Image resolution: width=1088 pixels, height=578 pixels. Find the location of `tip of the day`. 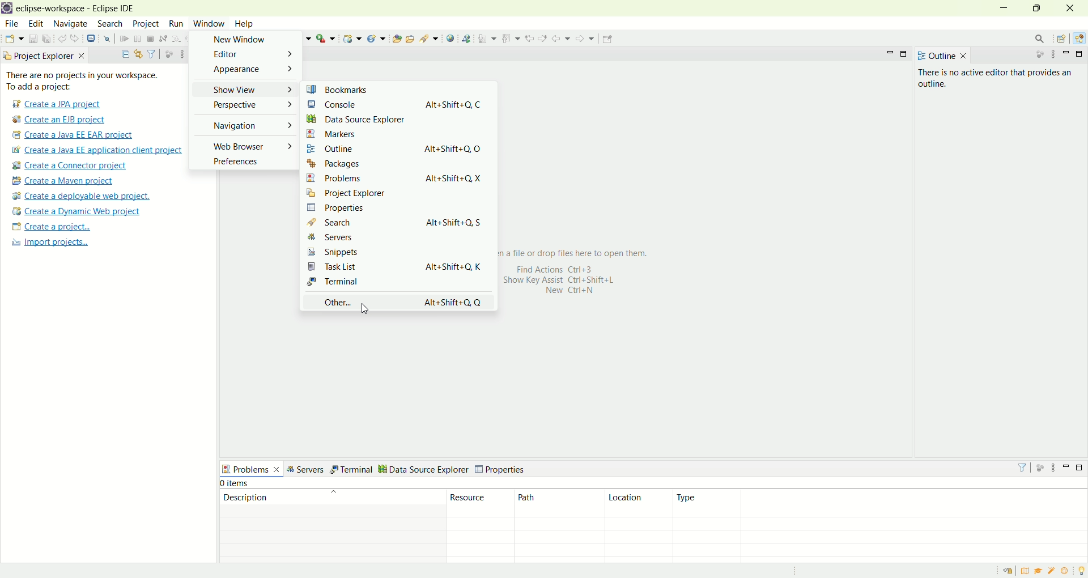

tip of the day is located at coordinates (1081, 571).